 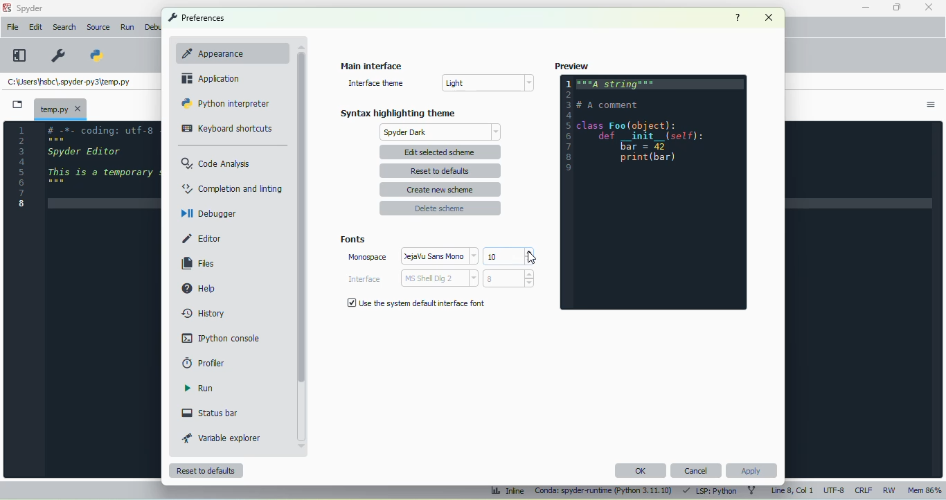 I want to click on logo, so click(x=6, y=8).